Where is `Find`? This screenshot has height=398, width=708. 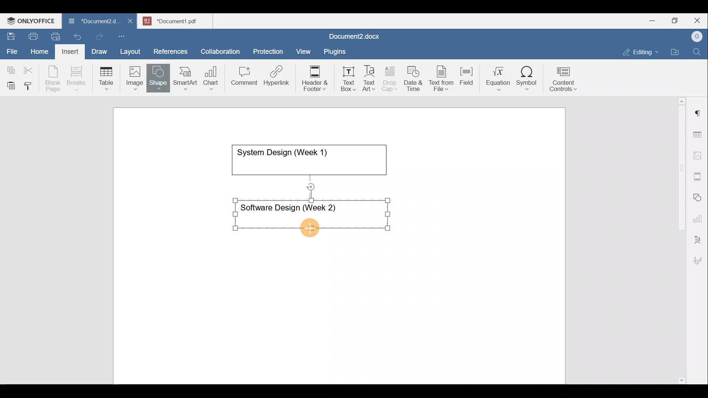
Find is located at coordinates (698, 52).